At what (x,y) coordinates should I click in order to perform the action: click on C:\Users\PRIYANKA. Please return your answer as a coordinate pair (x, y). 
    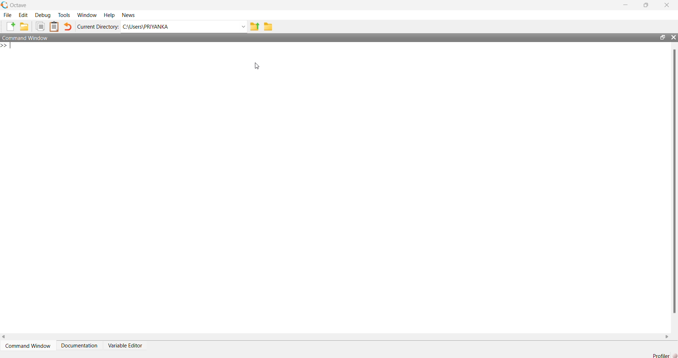
    Looking at the image, I should click on (179, 27).